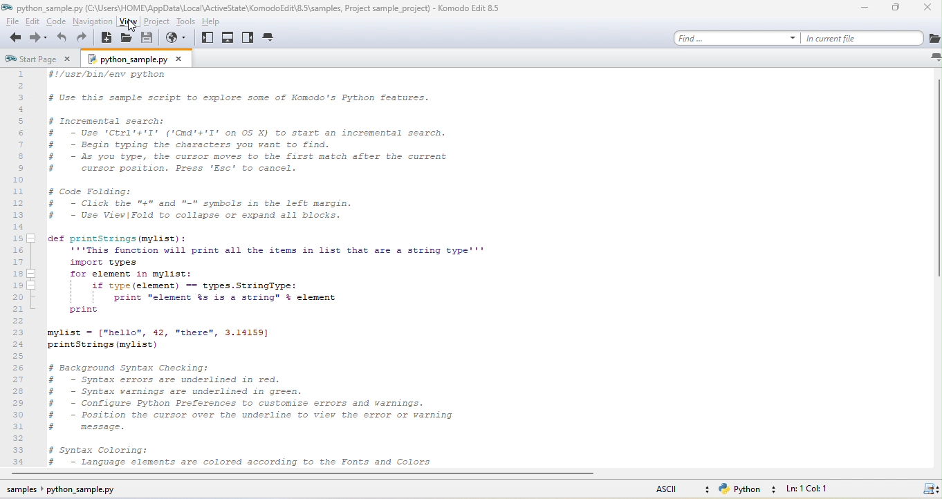 This screenshot has width=942, height=499. I want to click on ln 1, col 1, so click(808, 489).